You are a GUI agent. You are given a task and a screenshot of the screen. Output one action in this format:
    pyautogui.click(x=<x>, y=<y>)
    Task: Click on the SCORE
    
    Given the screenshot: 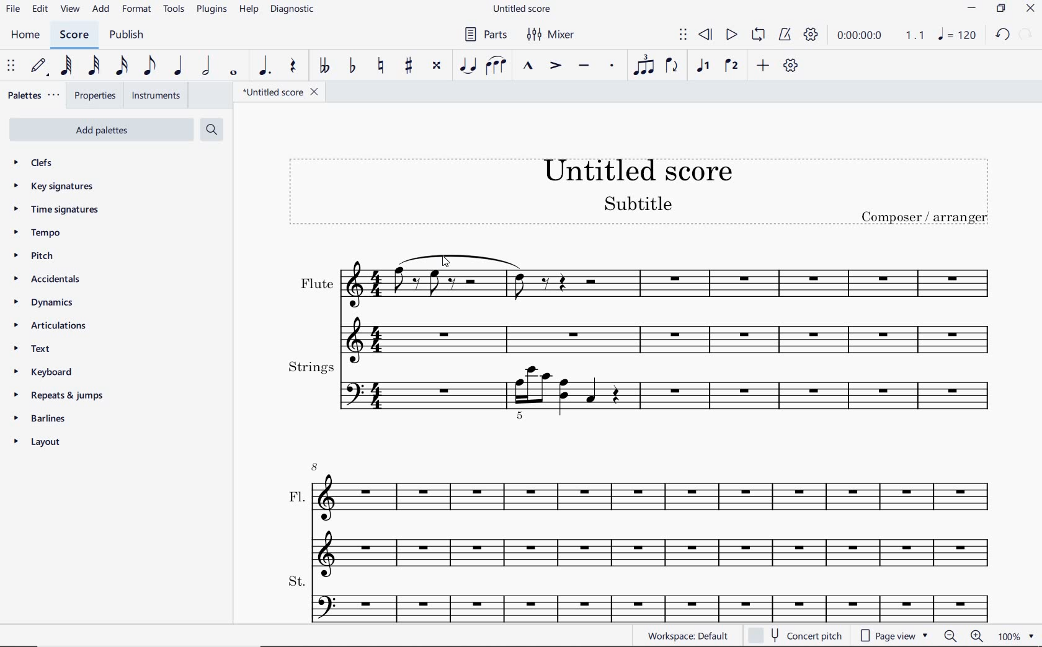 What is the action you would take?
    pyautogui.click(x=79, y=34)
    